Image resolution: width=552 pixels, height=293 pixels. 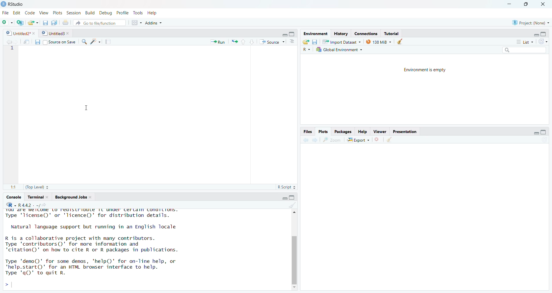 I want to click on YOU dre We ICOM LO FediSLIIDULE TL UNUer Certdin conuiLions.

Type 'license()' or 'licence()' for distribution details.
Natural language support but running in an English locale

R is a collaborative project with many contributors.

Type 'contributors()' for more information and

"citation()' on how to cite R or R packages in publications.

Type 'demo()' for some demos, 'help()' for on-line help, or

'help.start()"' for an HTML browser interface to help.

Type 'qO)' to quit R.

>, so click(x=130, y=244).